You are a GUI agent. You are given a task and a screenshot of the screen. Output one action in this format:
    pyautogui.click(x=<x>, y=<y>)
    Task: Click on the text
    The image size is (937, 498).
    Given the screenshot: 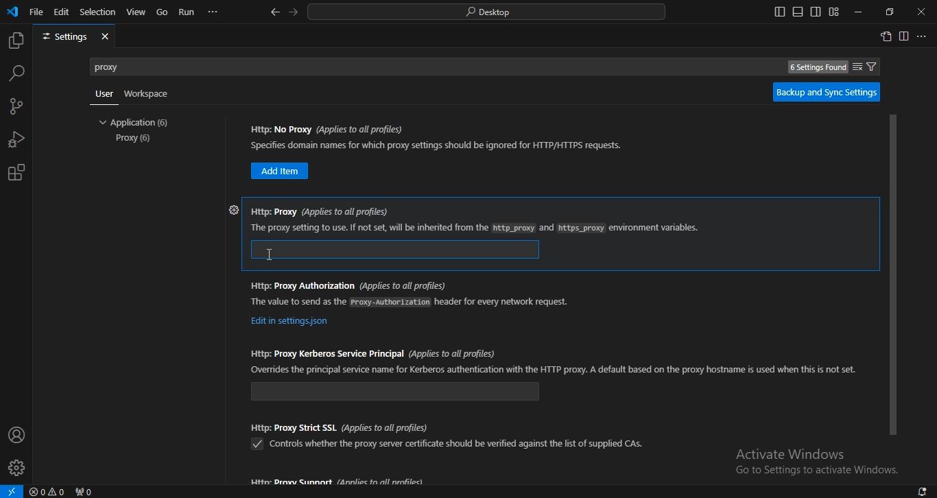 What is the action you would take?
    pyautogui.click(x=792, y=453)
    